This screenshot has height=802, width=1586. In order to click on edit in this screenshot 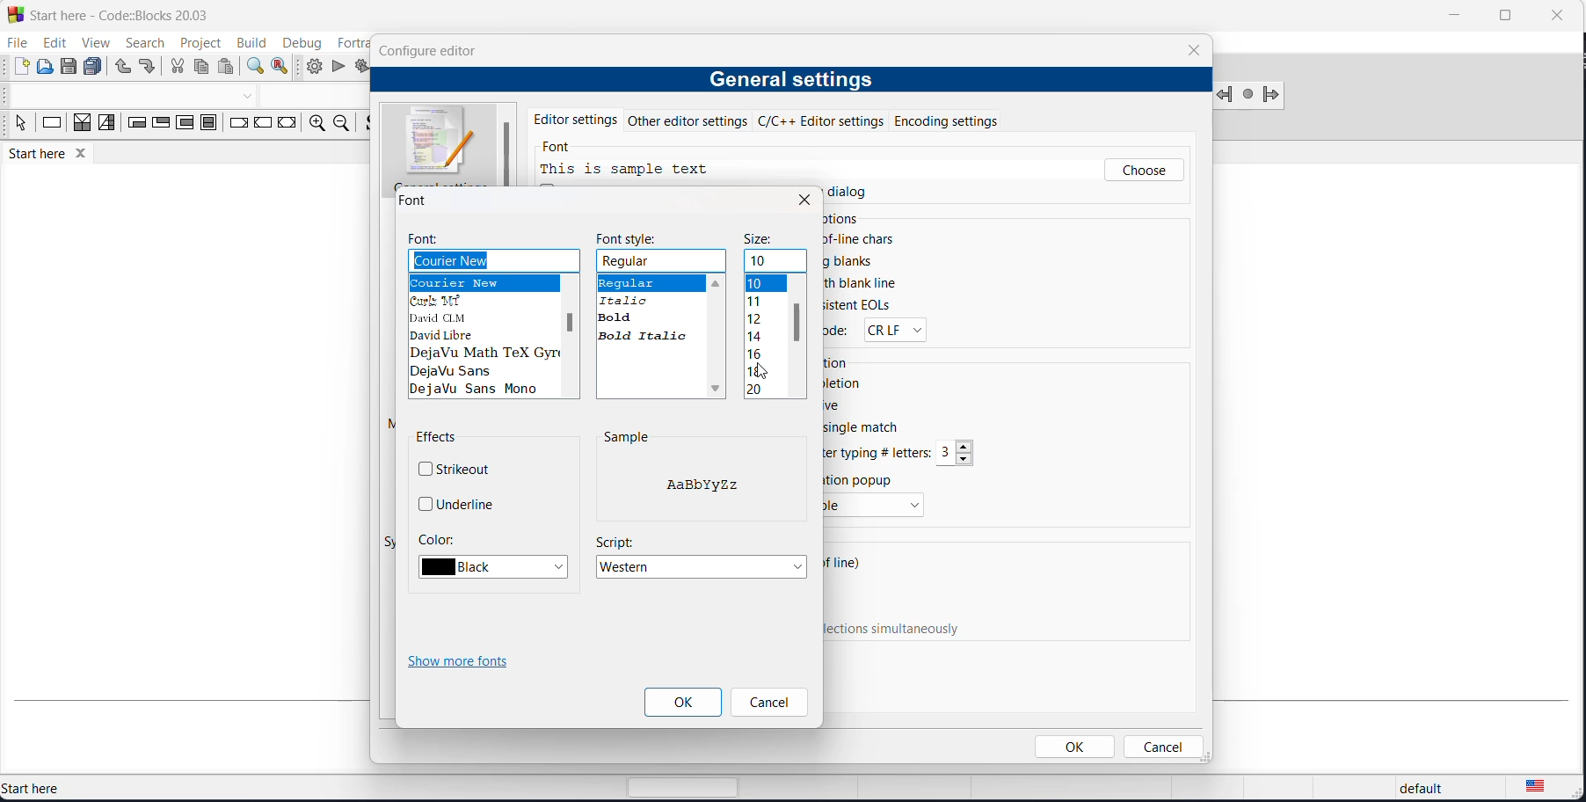, I will do `click(51, 43)`.